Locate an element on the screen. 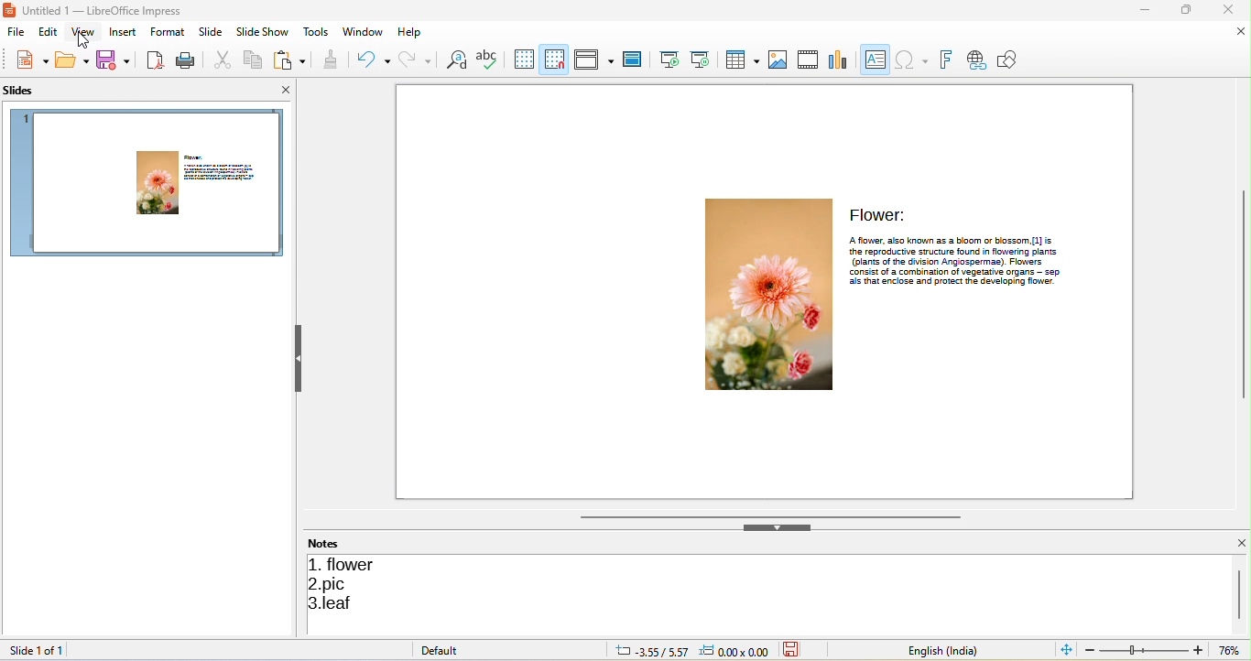 The height and width of the screenshot is (661, 1251). A flower. also known as a bloom or blossom [1] is is located at coordinates (950, 241).